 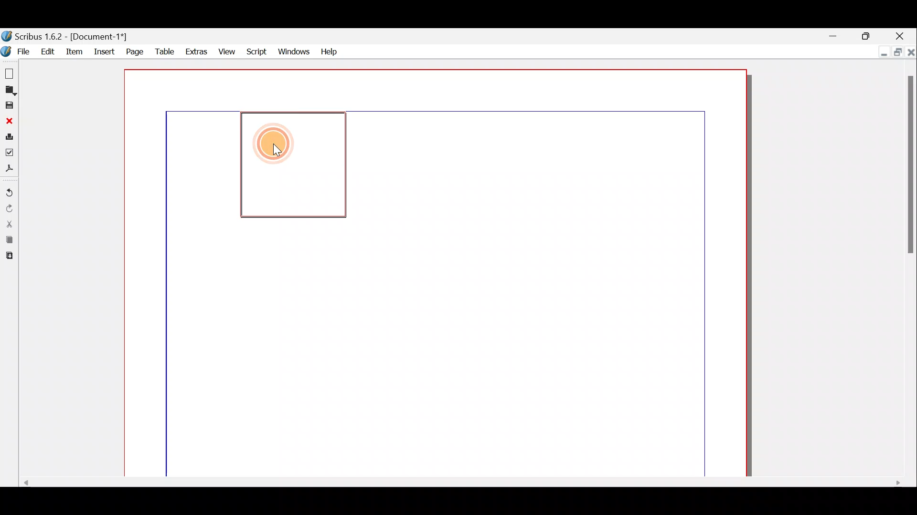 What do you see at coordinates (902, 34) in the screenshot?
I see `Close` at bounding box center [902, 34].